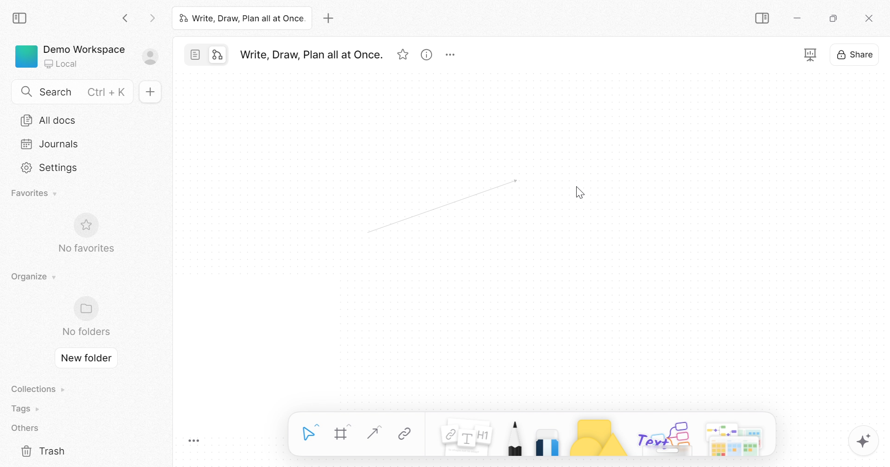 This screenshot has width=890, height=467. Describe the element at coordinates (242, 18) in the screenshot. I see `Write, Draw, Plan all at Once.` at that location.